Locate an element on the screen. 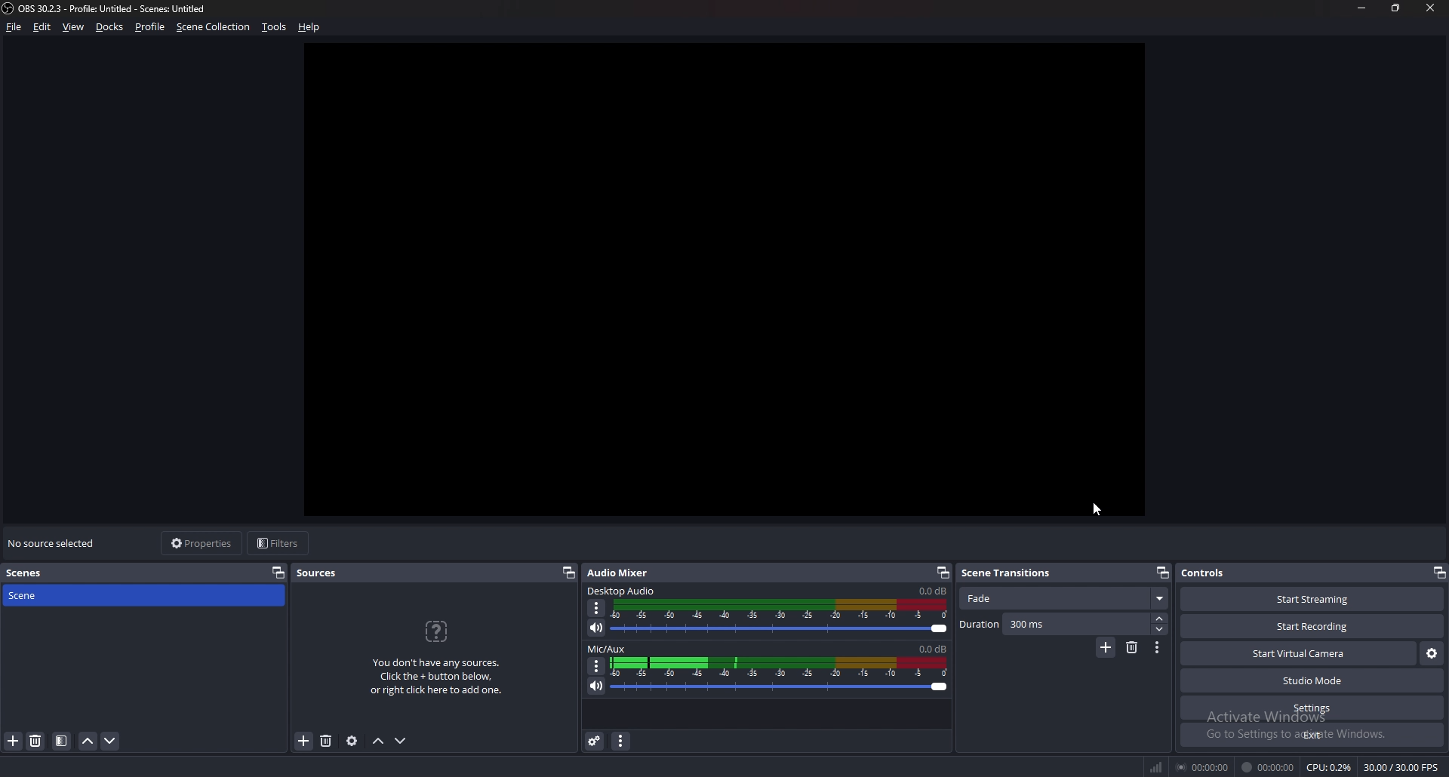 This screenshot has width=1449, height=777. start virtual camera is located at coordinates (1298, 655).